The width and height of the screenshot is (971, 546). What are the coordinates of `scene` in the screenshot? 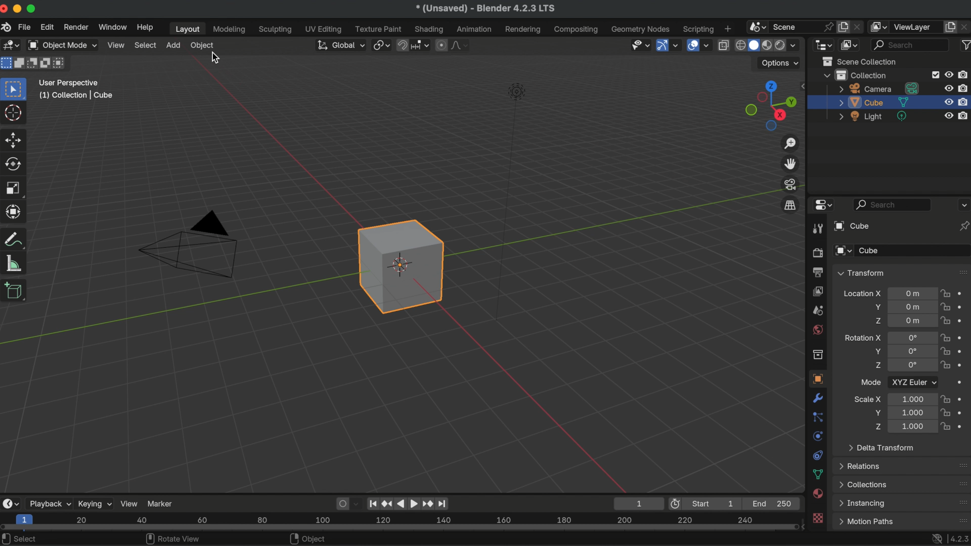 It's located at (789, 26).